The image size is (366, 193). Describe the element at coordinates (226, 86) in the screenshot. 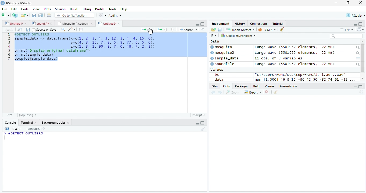

I see `Plots` at that location.